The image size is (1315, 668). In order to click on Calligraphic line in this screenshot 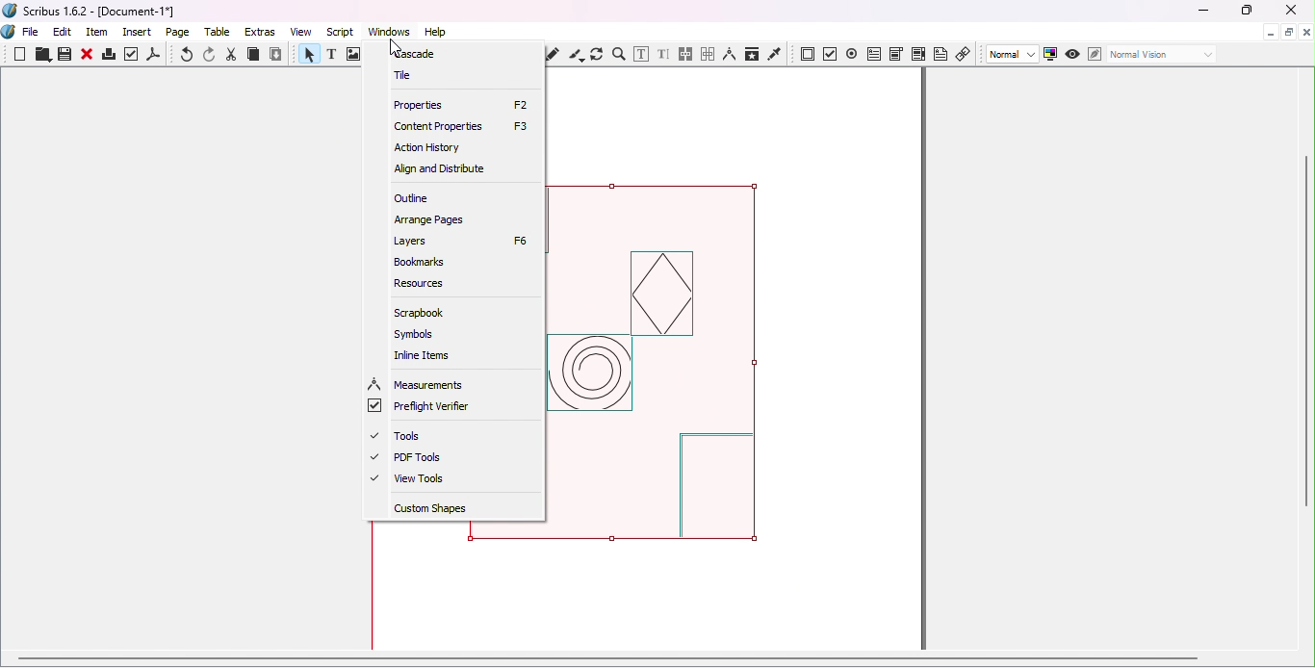, I will do `click(576, 55)`.